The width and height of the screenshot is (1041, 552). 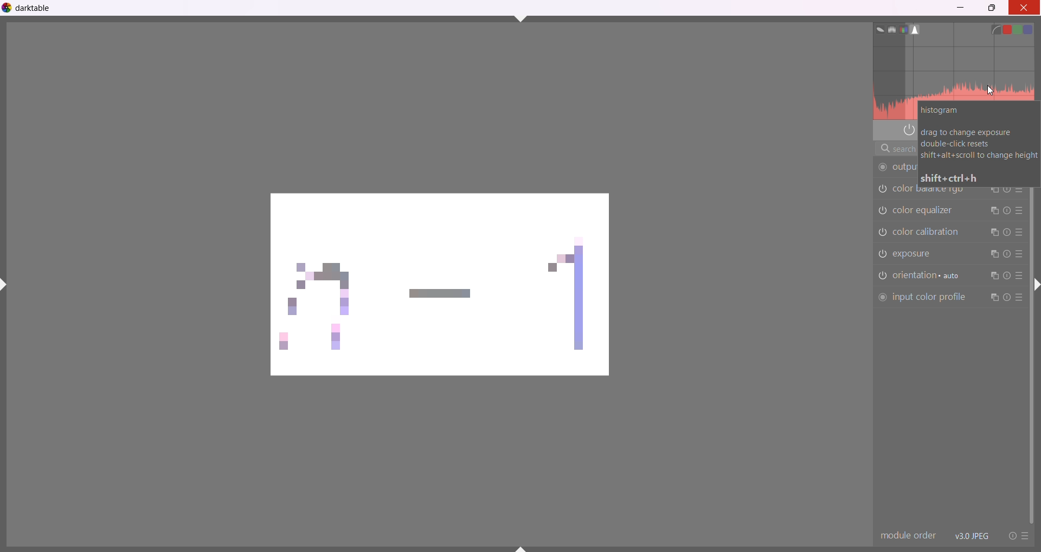 I want to click on instance, so click(x=994, y=210).